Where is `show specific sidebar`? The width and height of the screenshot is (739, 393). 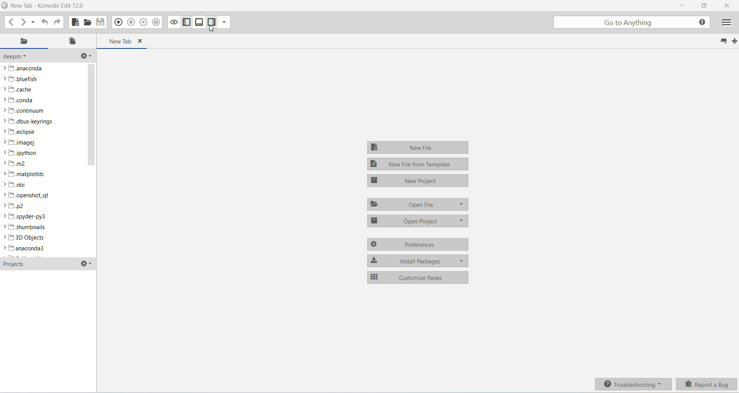 show specific sidebar is located at coordinates (226, 22).